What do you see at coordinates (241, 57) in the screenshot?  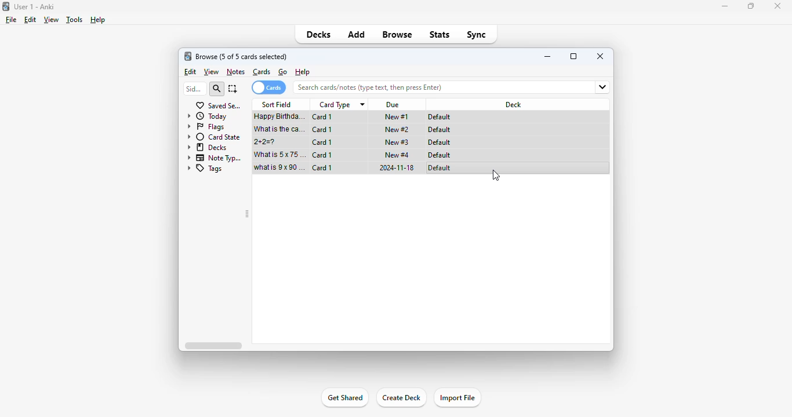 I see `browse (1 of 5 cards selected)` at bounding box center [241, 57].